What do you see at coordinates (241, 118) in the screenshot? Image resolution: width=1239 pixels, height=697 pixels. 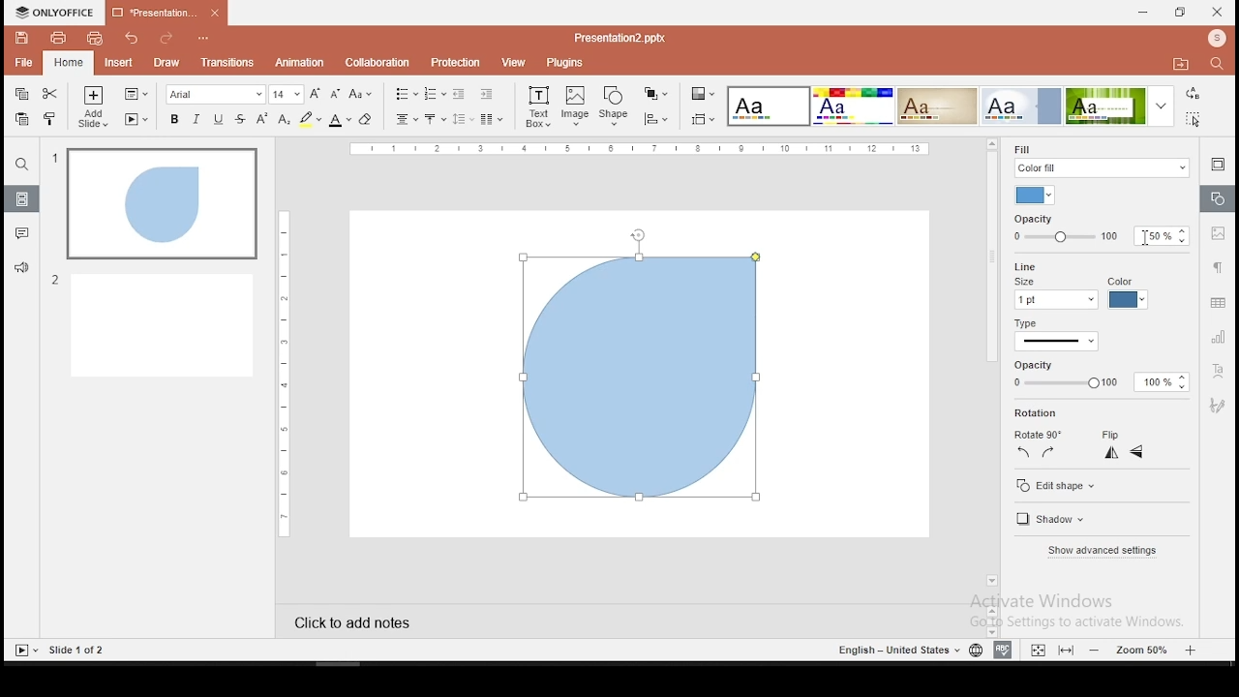 I see `strikethrough` at bounding box center [241, 118].